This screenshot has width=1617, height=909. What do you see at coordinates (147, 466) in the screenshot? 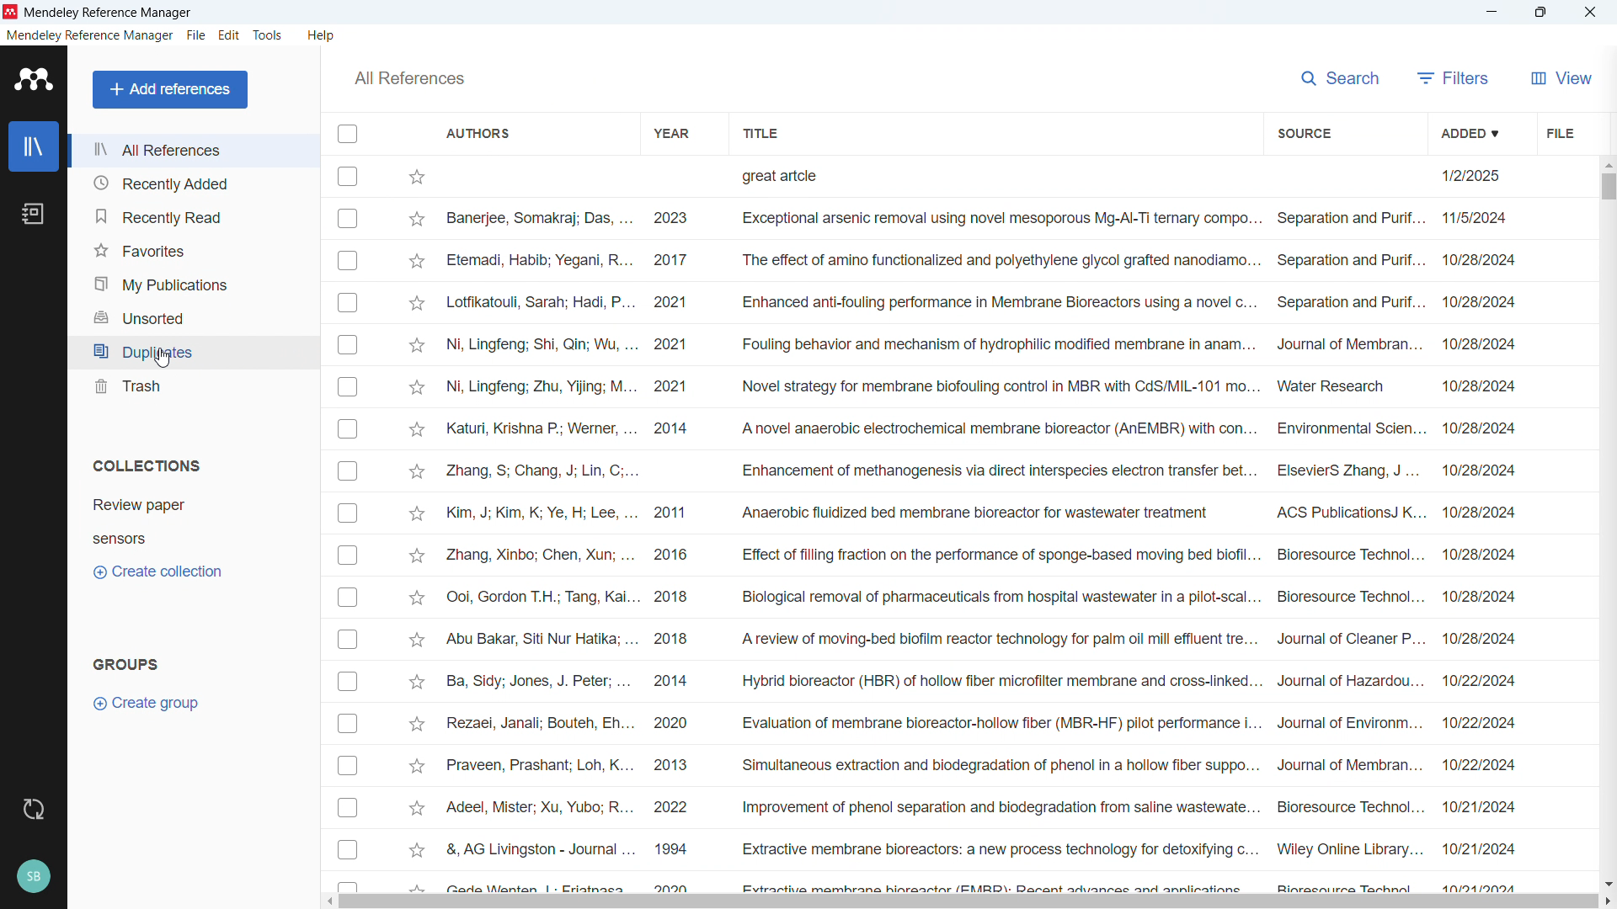
I see `Collections ` at bounding box center [147, 466].